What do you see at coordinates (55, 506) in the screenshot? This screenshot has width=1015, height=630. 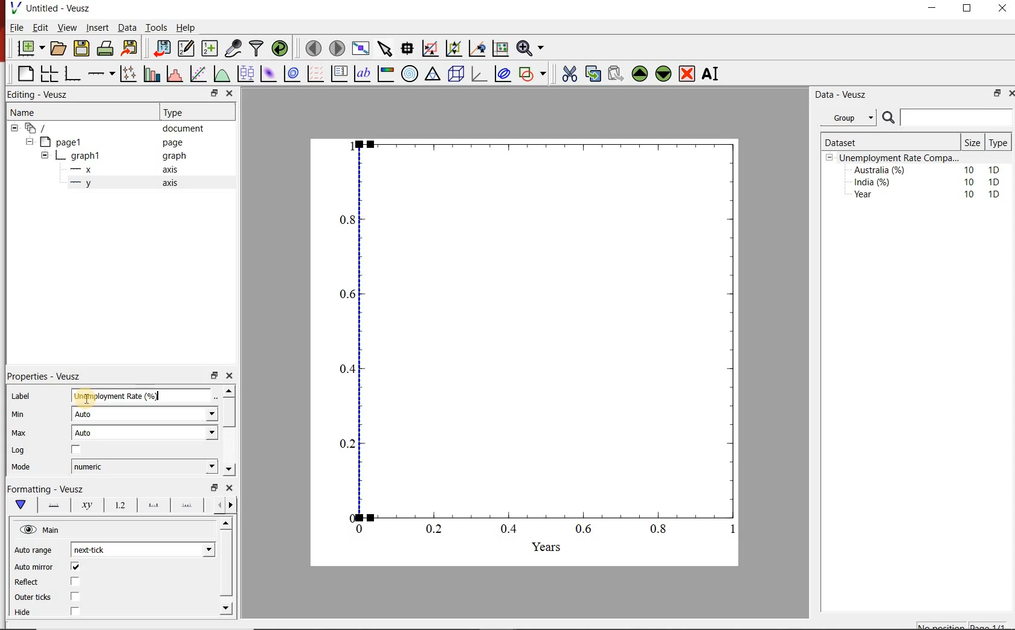 I see `axis lines` at bounding box center [55, 506].